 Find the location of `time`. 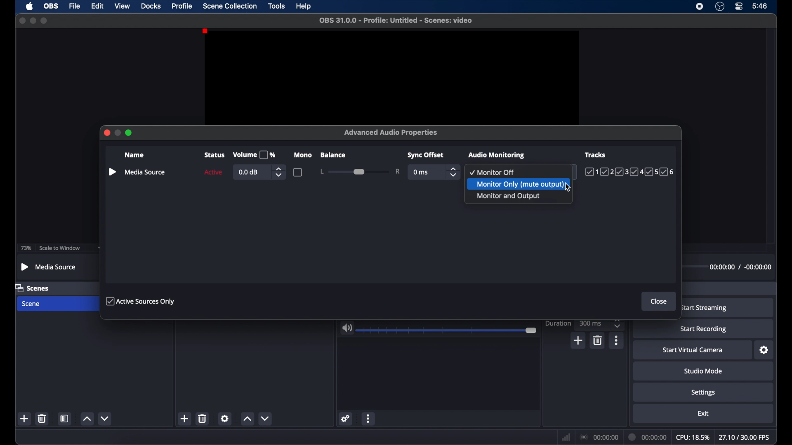

time is located at coordinates (759, 5).